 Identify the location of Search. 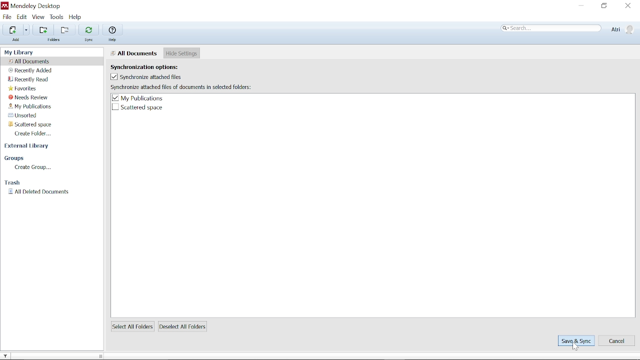
(551, 28).